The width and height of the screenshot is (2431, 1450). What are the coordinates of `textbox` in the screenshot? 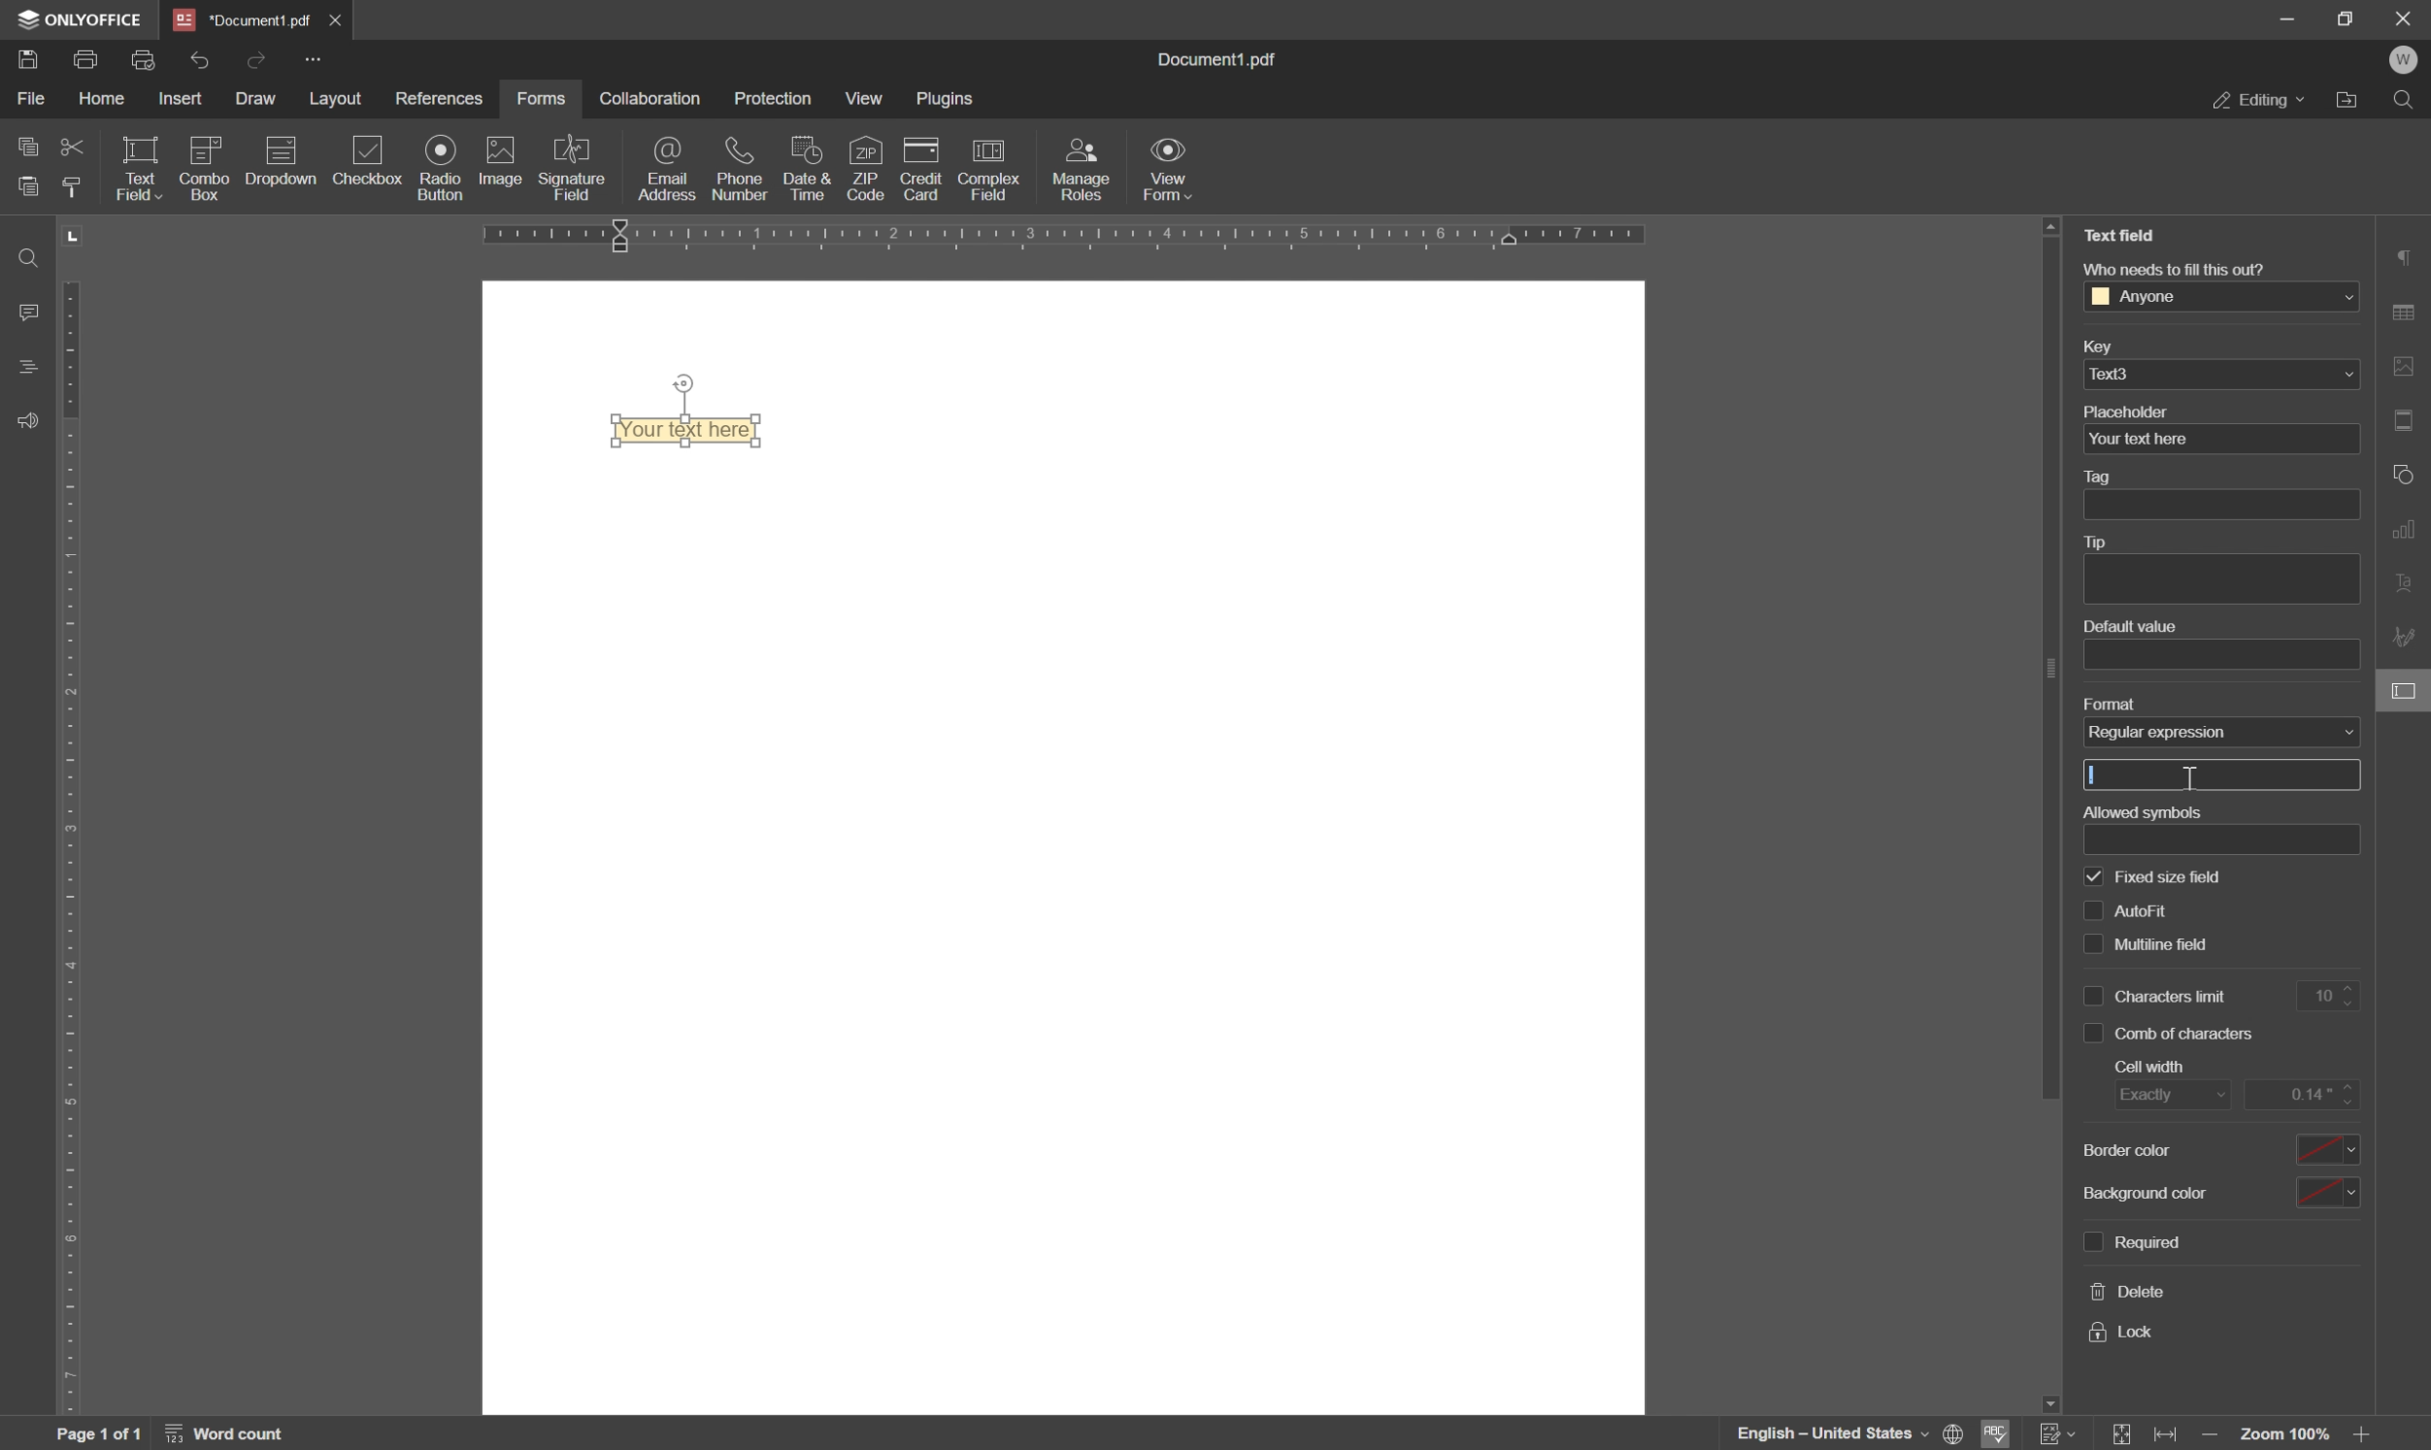 It's located at (2224, 776).